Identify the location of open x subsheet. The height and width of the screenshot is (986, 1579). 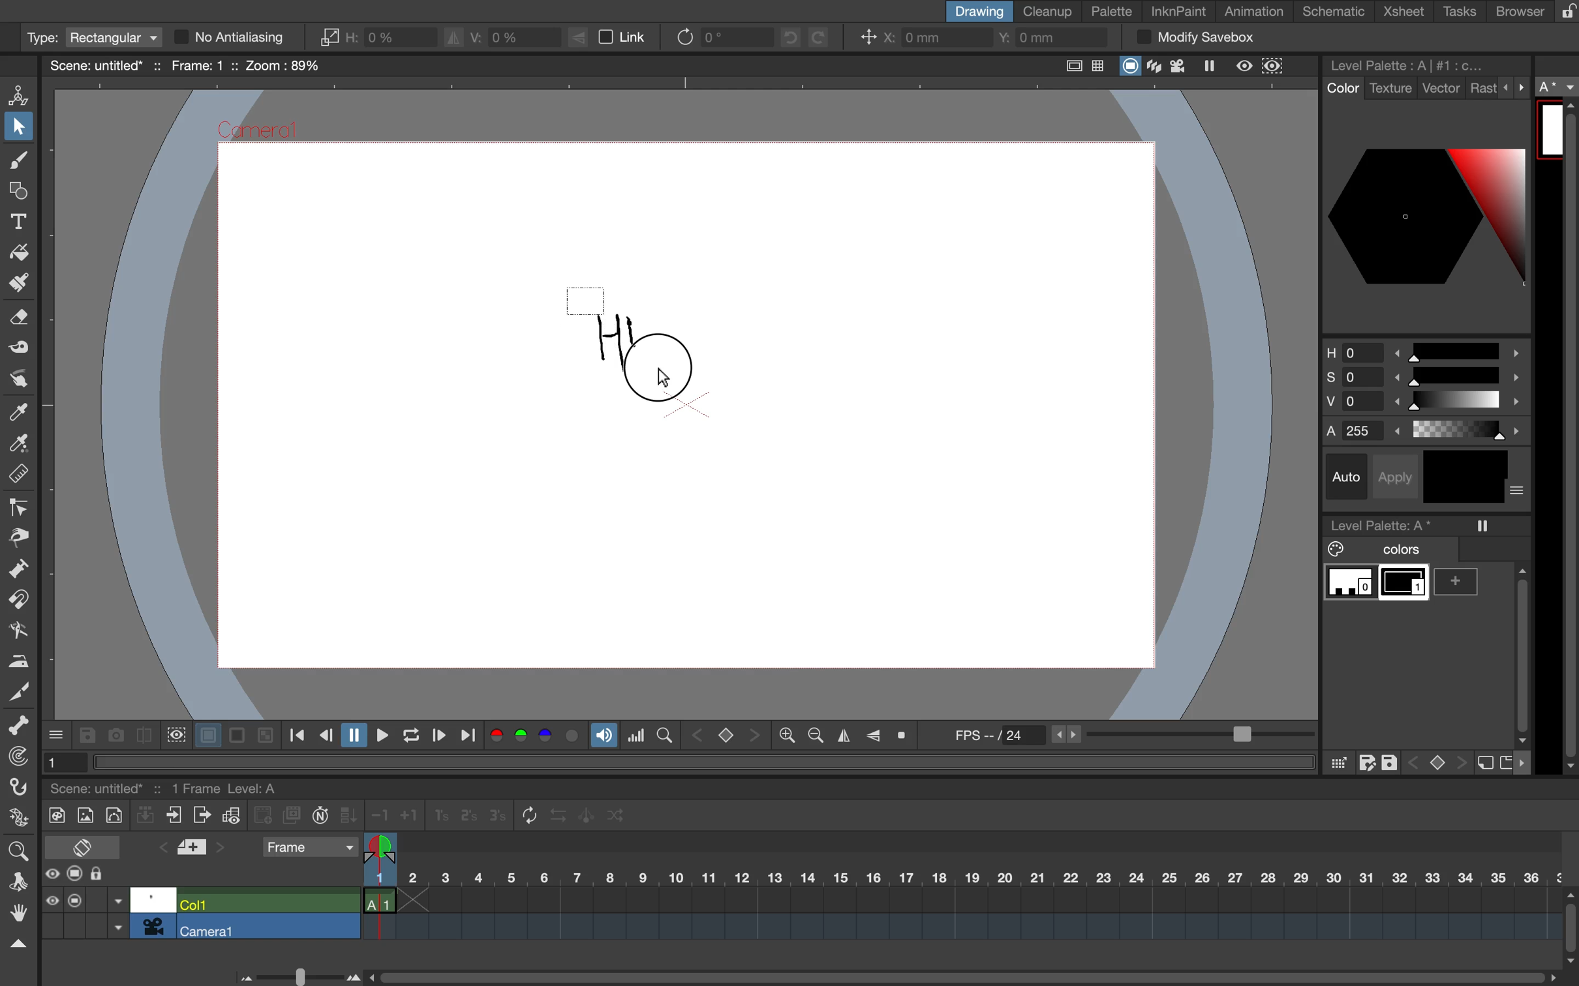
(200, 815).